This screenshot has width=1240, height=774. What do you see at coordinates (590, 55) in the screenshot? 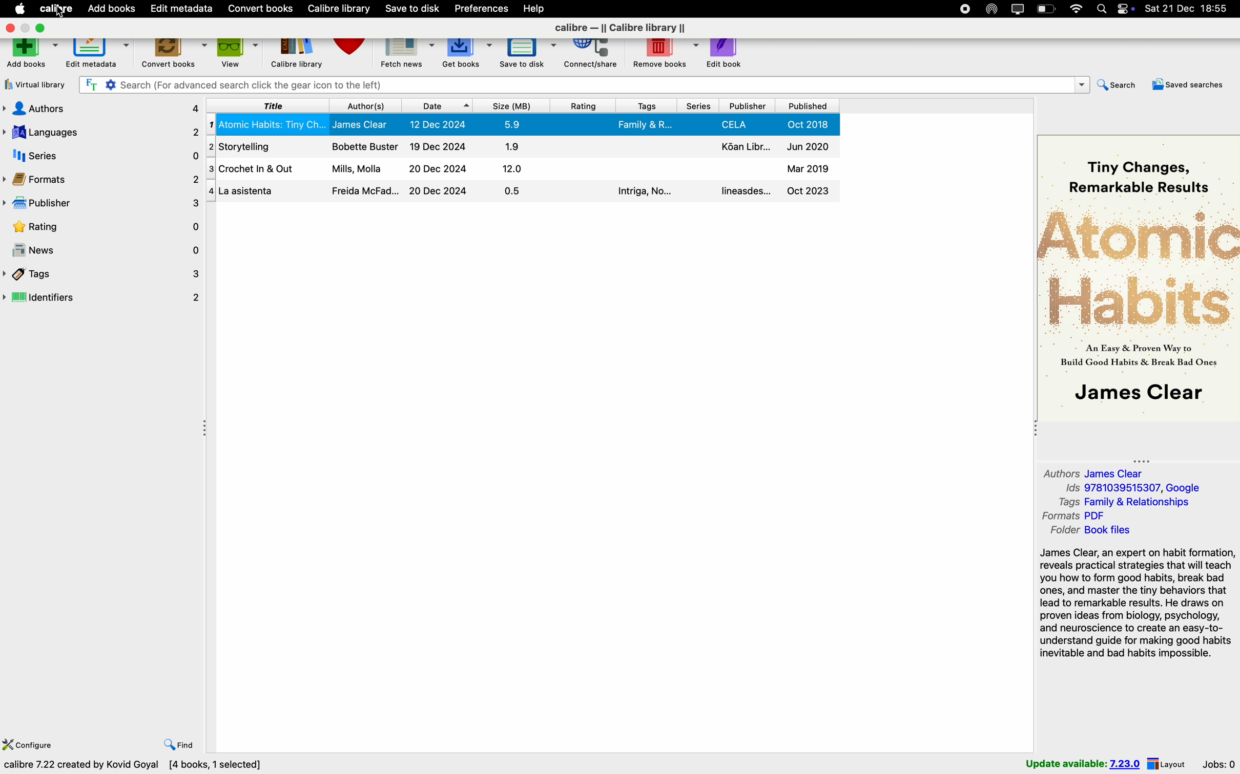
I see `connect/share` at bounding box center [590, 55].